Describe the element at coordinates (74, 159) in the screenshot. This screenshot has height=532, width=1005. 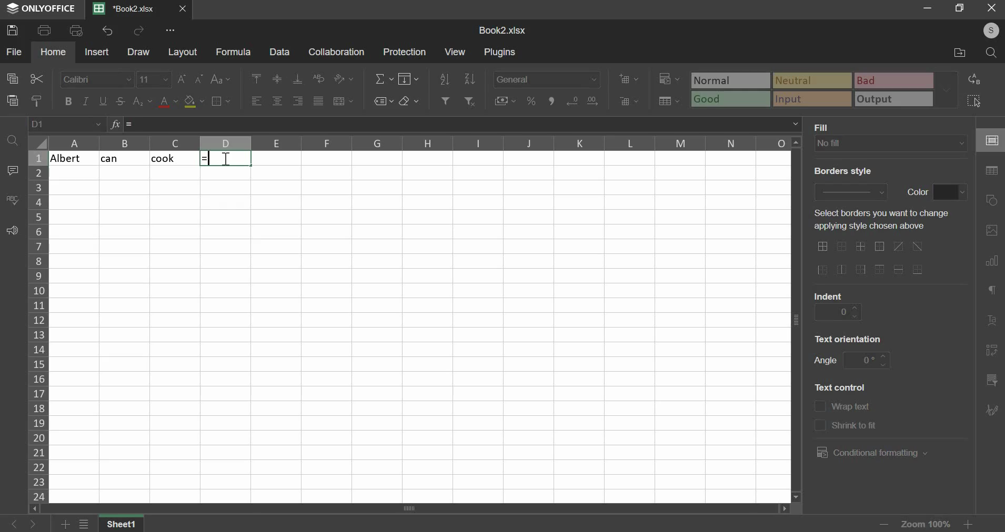
I see `albert` at that location.